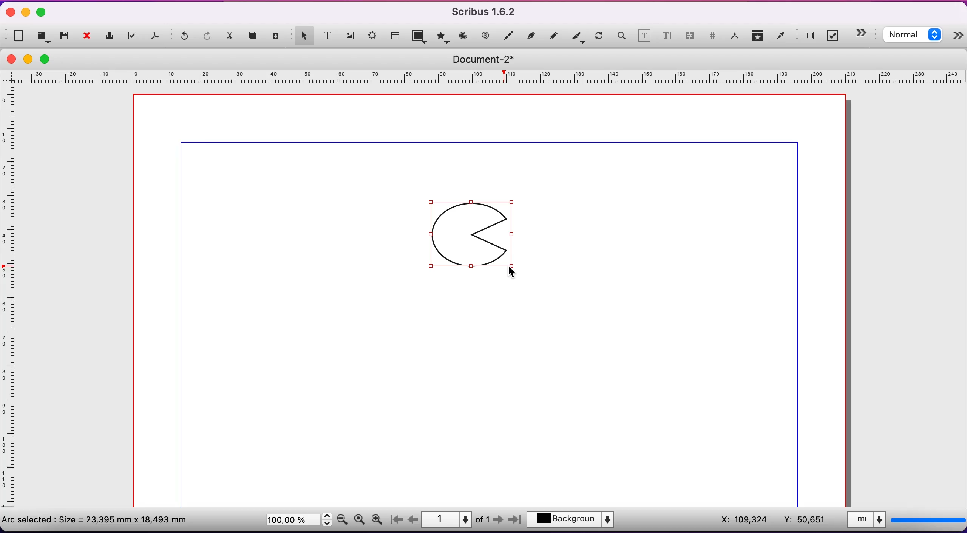  I want to click on close, so click(8, 13).